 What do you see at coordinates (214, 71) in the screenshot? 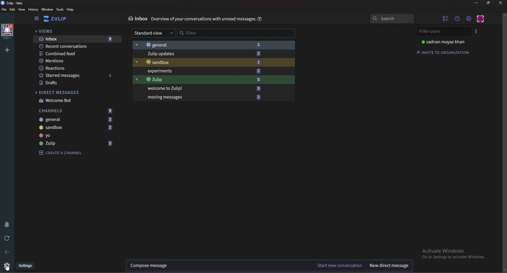
I see `Experiments` at bounding box center [214, 71].